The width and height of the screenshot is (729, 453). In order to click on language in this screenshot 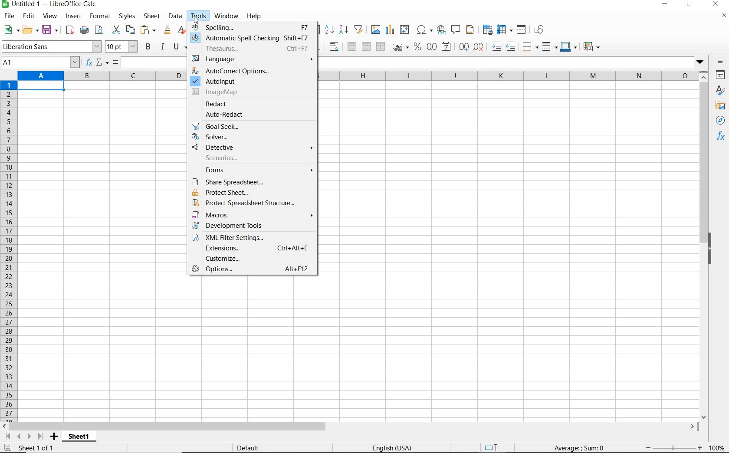, I will do `click(253, 59)`.